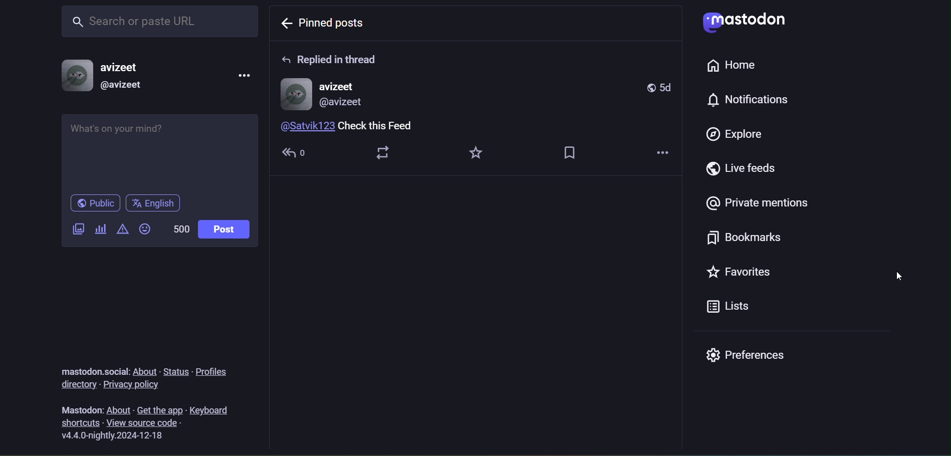  Describe the element at coordinates (651, 88) in the screenshot. I see `global` at that location.